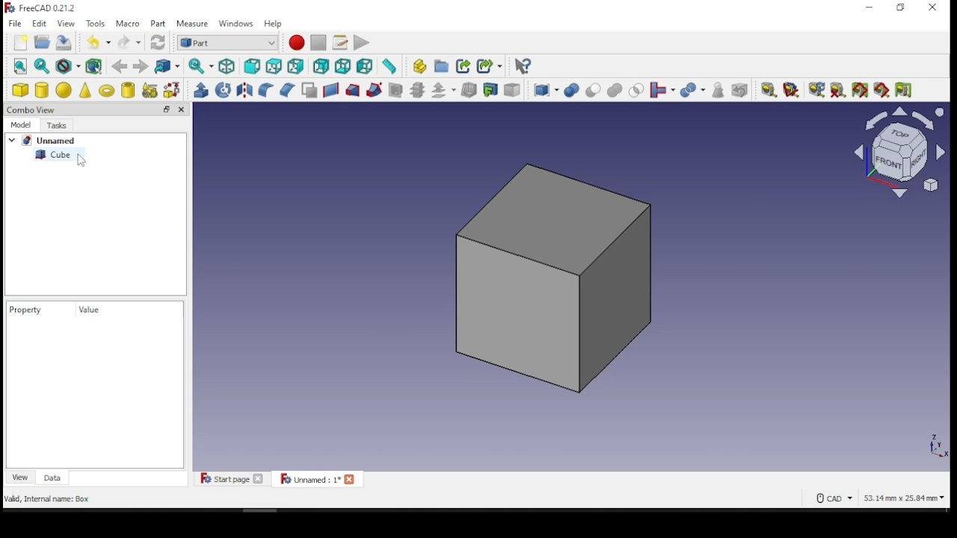  I want to click on front, so click(252, 68).